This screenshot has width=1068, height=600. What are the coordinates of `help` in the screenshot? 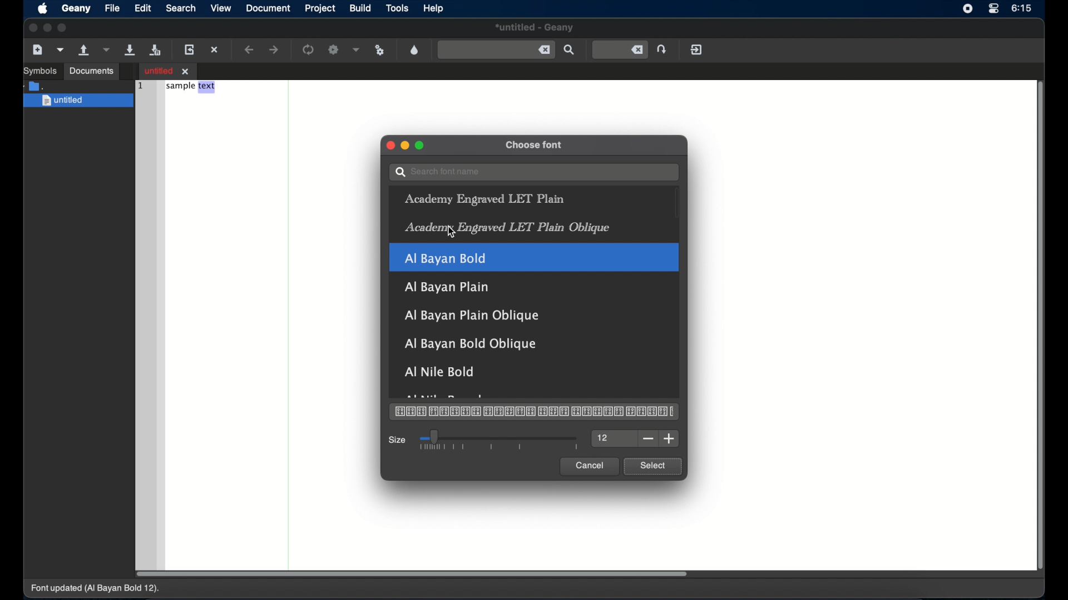 It's located at (433, 8).